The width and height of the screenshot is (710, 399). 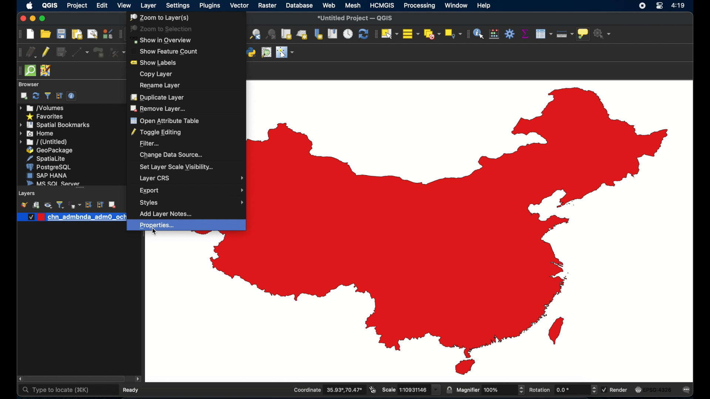 I want to click on rotation, so click(x=559, y=390).